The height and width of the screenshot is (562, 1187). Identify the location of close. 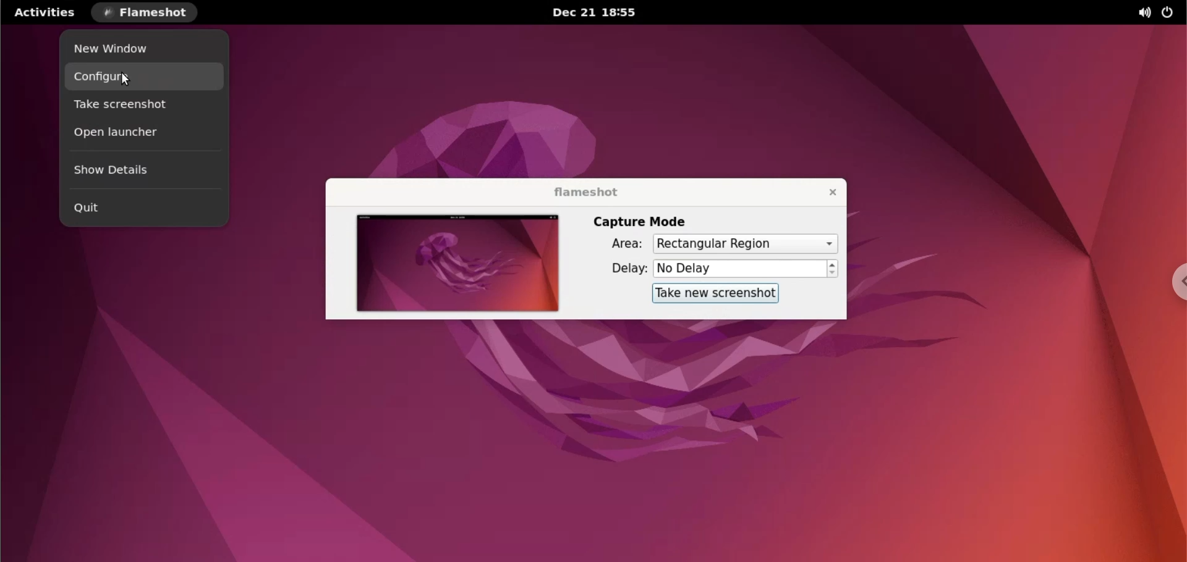
(827, 192).